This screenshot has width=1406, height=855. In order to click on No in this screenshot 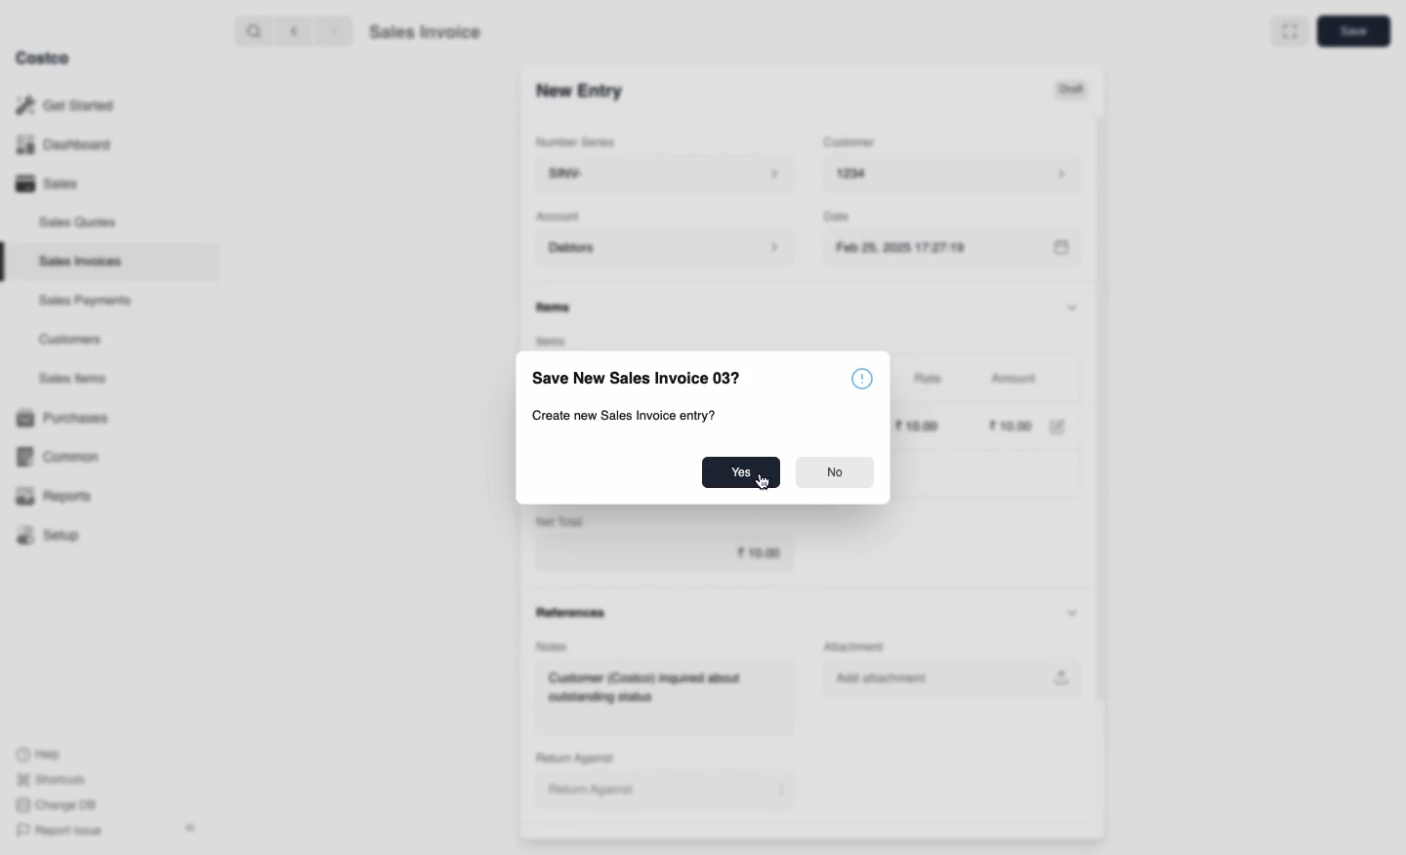, I will do `click(836, 474)`.